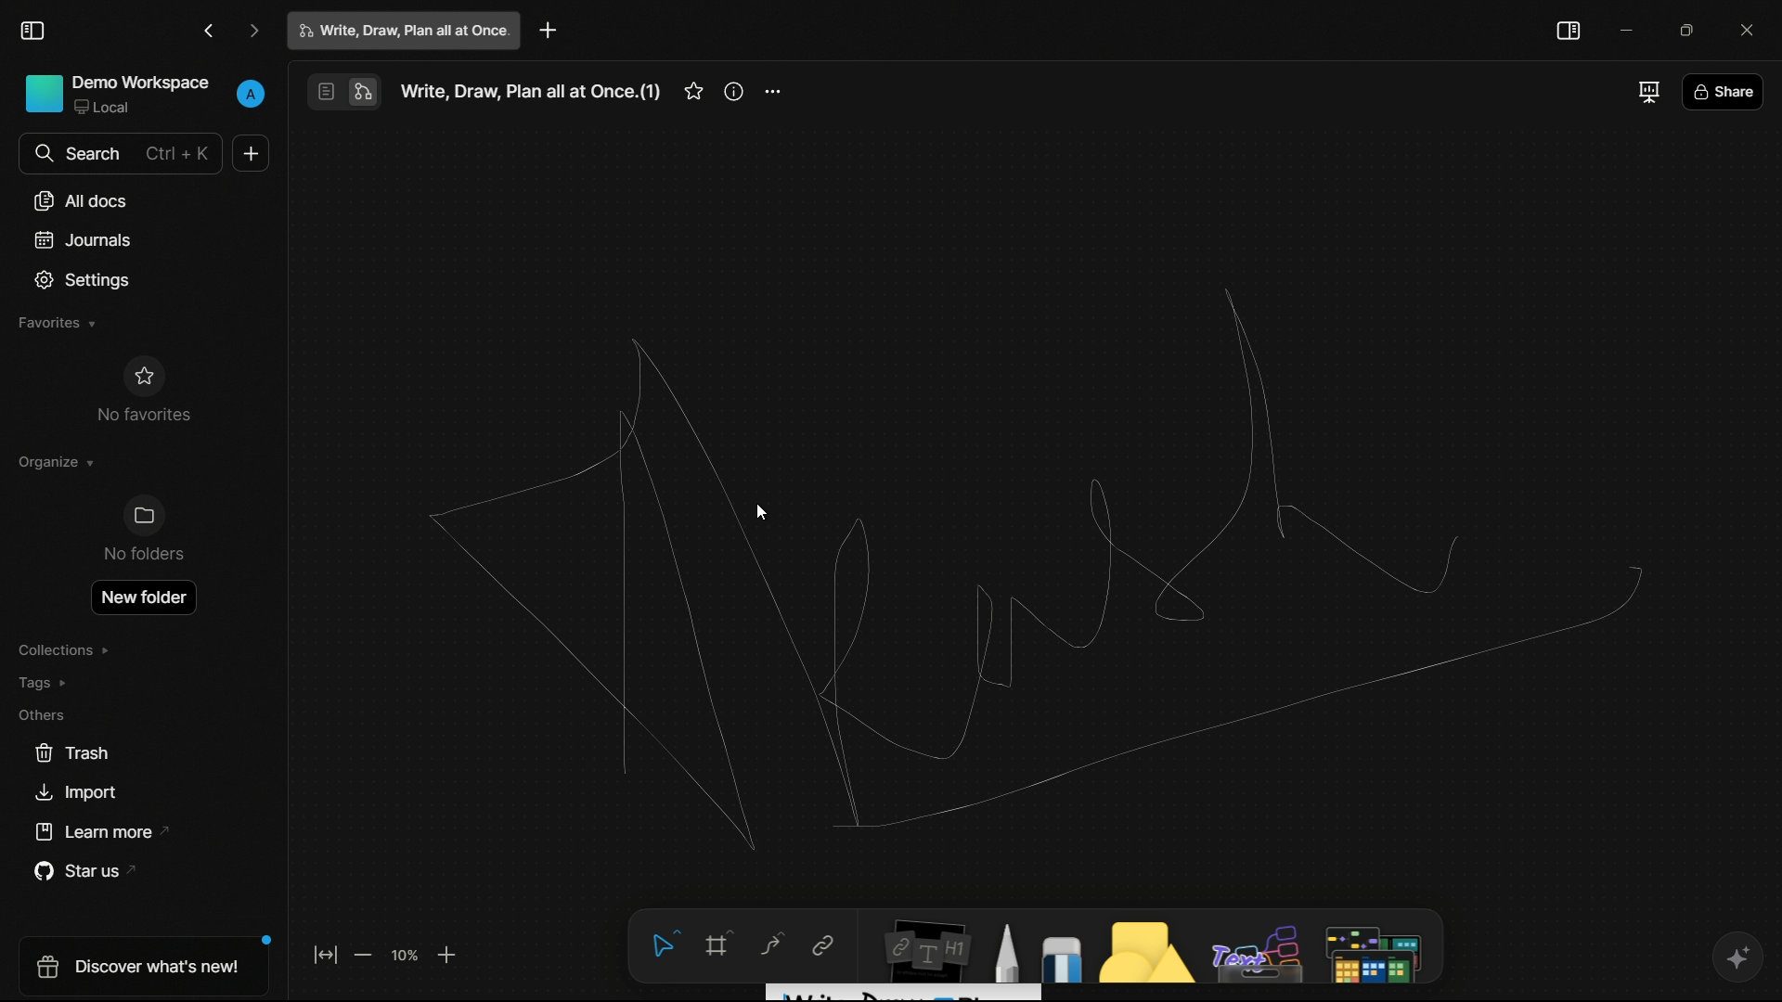  What do you see at coordinates (41, 715) in the screenshot?
I see `others` at bounding box center [41, 715].